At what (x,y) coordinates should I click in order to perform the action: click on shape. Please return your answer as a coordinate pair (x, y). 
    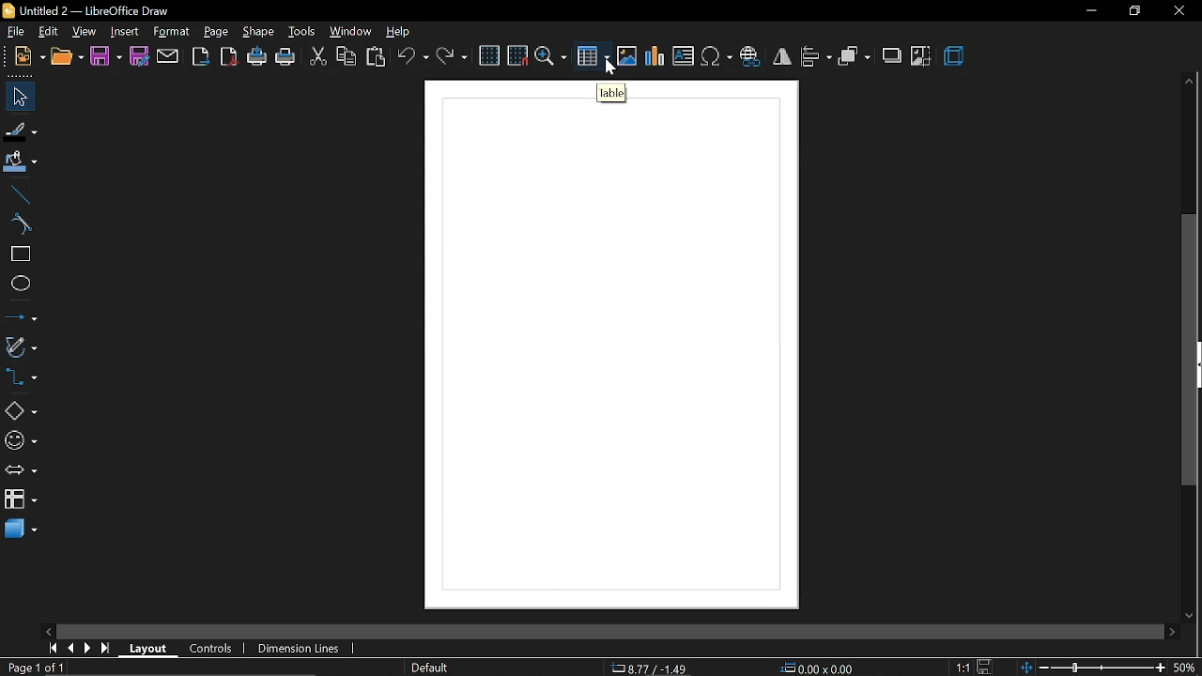
    Looking at the image, I should click on (258, 32).